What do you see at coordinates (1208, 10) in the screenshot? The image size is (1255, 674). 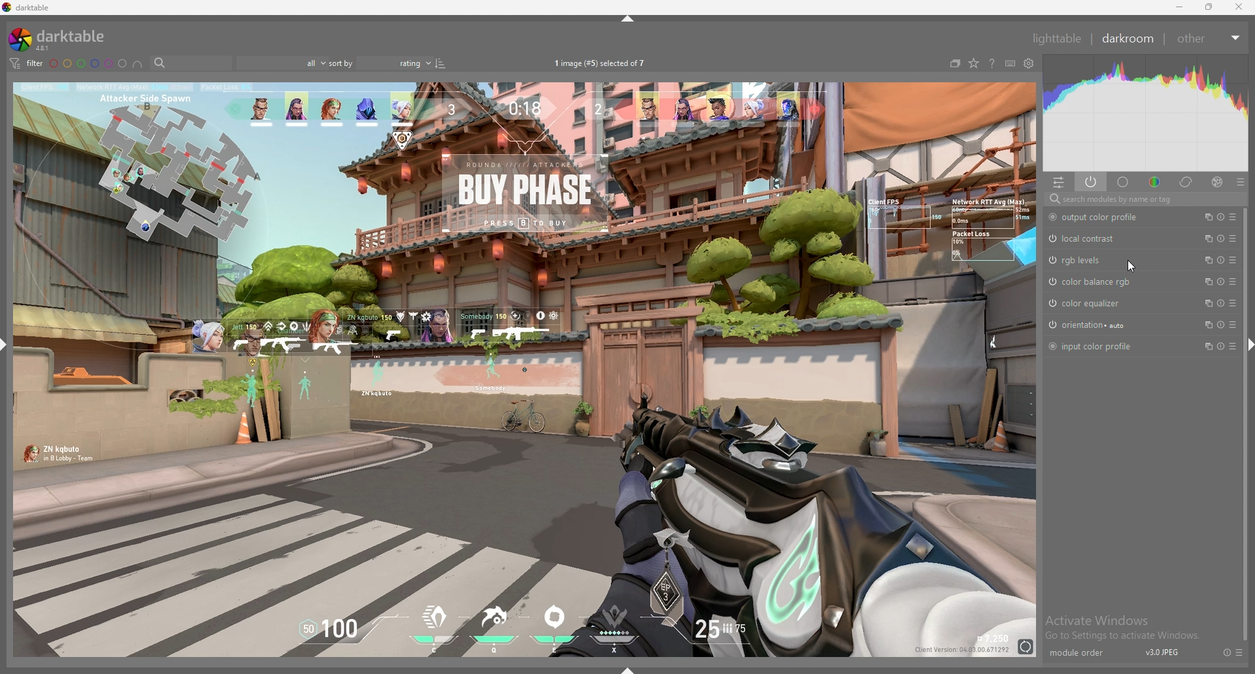 I see `Restore` at bounding box center [1208, 10].